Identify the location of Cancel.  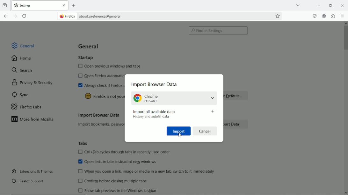
(205, 131).